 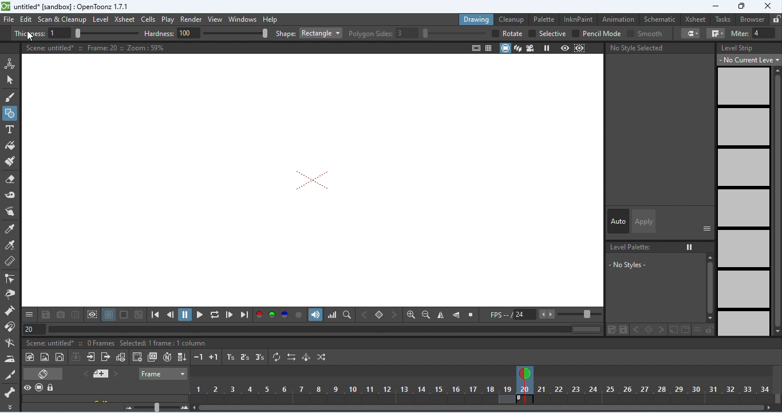 What do you see at coordinates (744, 48) in the screenshot?
I see `level strip` at bounding box center [744, 48].